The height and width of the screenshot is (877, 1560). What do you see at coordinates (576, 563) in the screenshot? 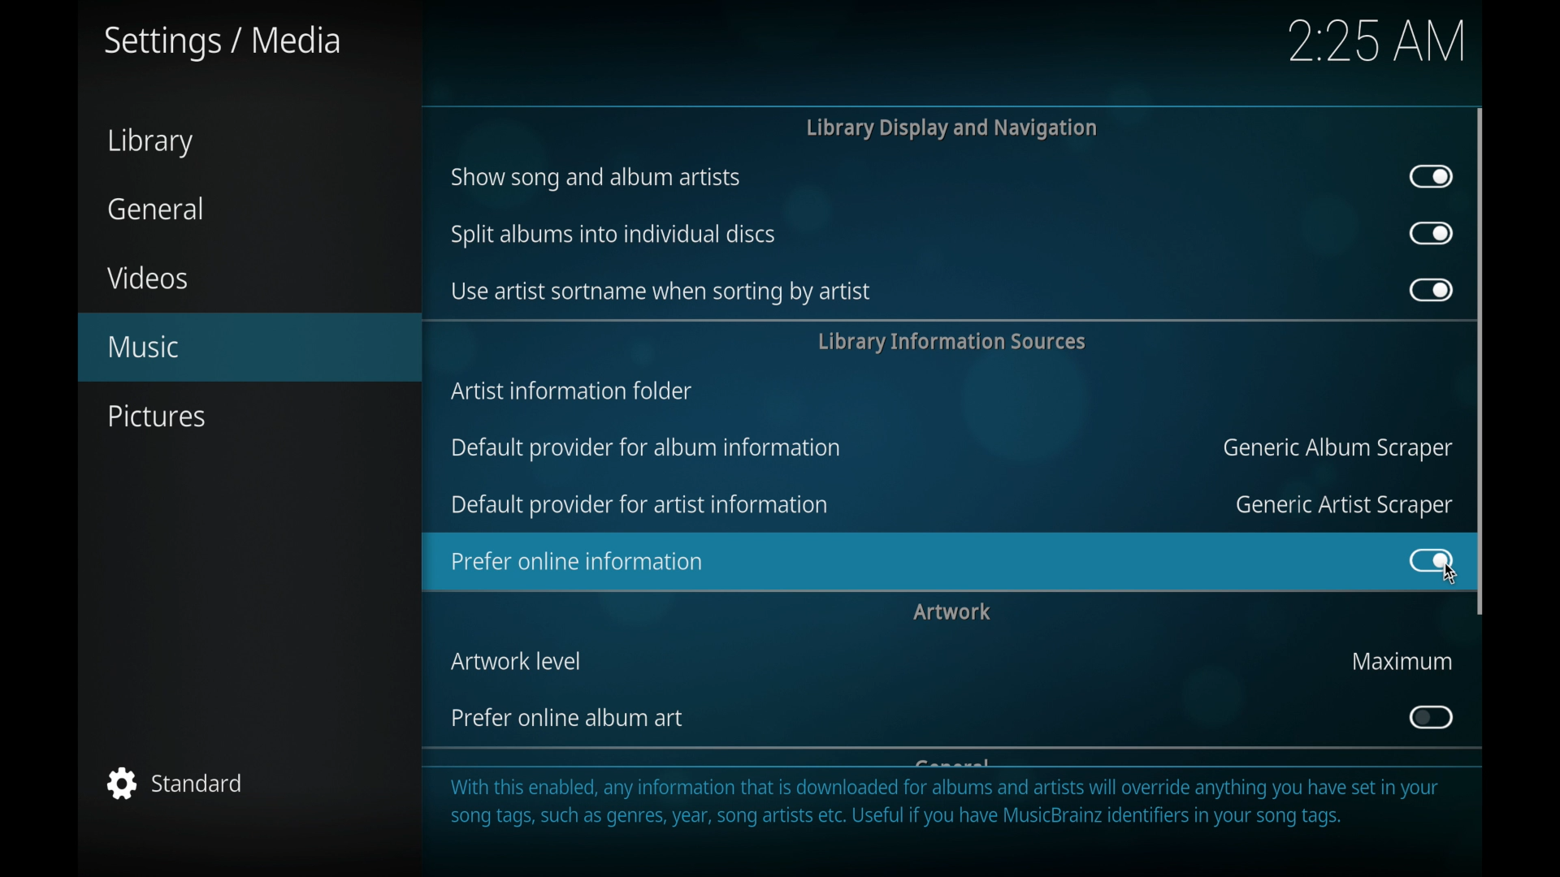
I see `prefer online information` at bounding box center [576, 563].